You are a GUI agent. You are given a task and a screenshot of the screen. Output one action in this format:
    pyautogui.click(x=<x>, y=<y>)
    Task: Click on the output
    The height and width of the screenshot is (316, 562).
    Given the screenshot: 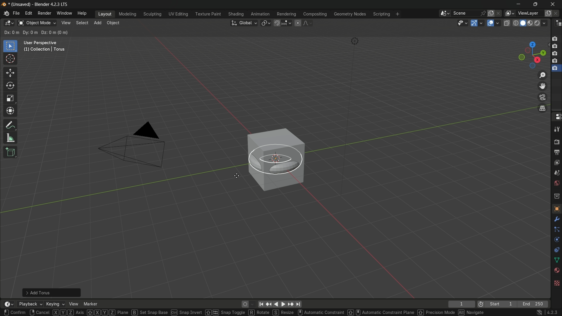 What is the action you would take?
    pyautogui.click(x=556, y=152)
    